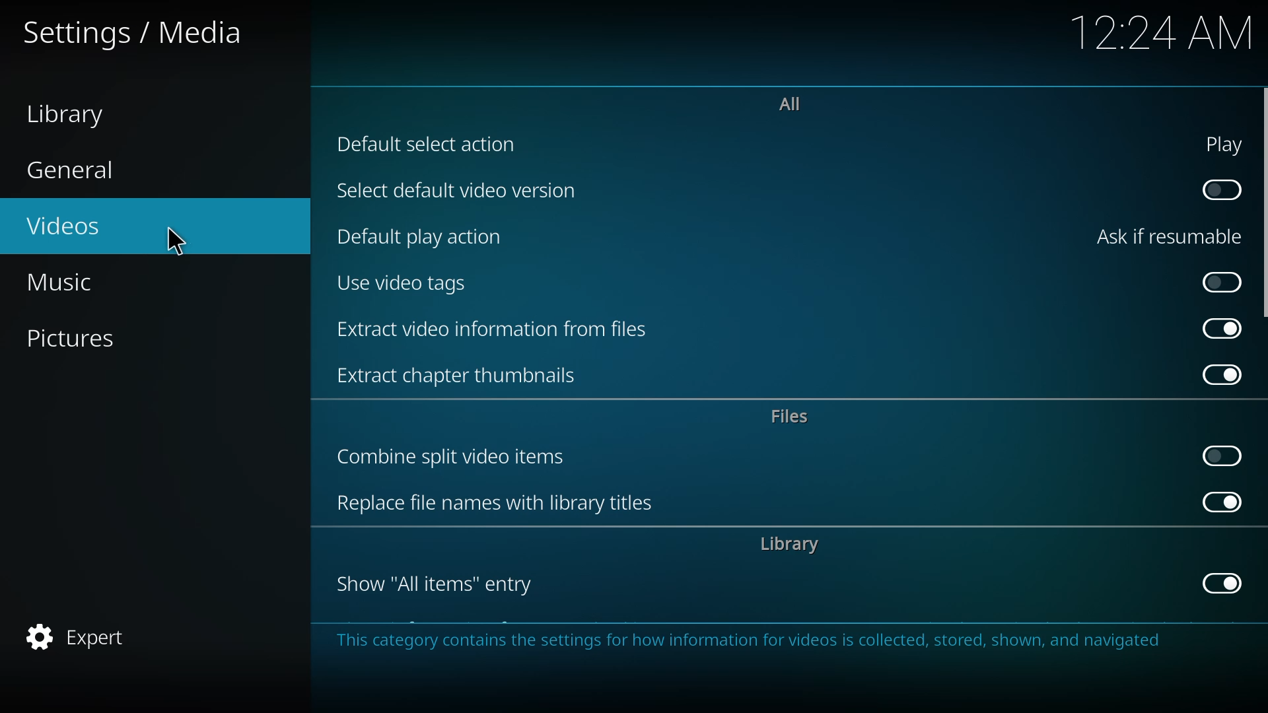 The height and width of the screenshot is (713, 1268). What do you see at coordinates (1221, 188) in the screenshot?
I see `click to enable` at bounding box center [1221, 188].